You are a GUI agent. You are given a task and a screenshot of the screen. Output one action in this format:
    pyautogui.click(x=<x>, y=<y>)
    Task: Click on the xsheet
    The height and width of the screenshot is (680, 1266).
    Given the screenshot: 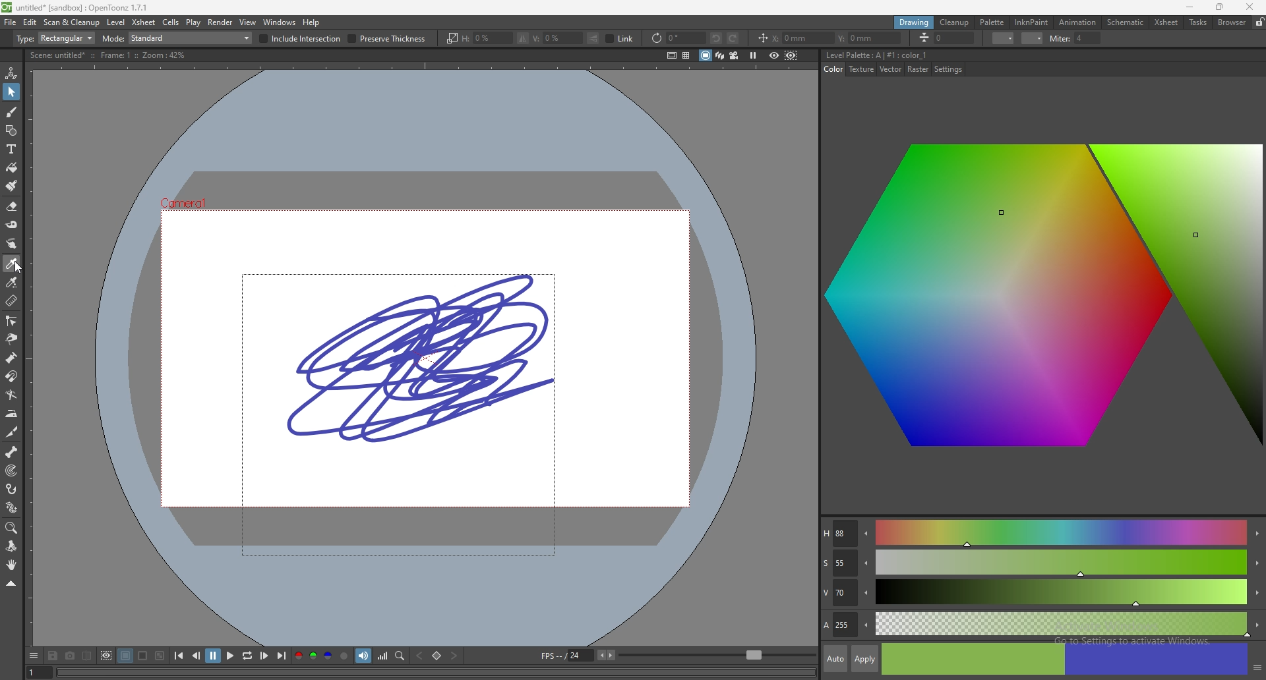 What is the action you would take?
    pyautogui.click(x=144, y=22)
    